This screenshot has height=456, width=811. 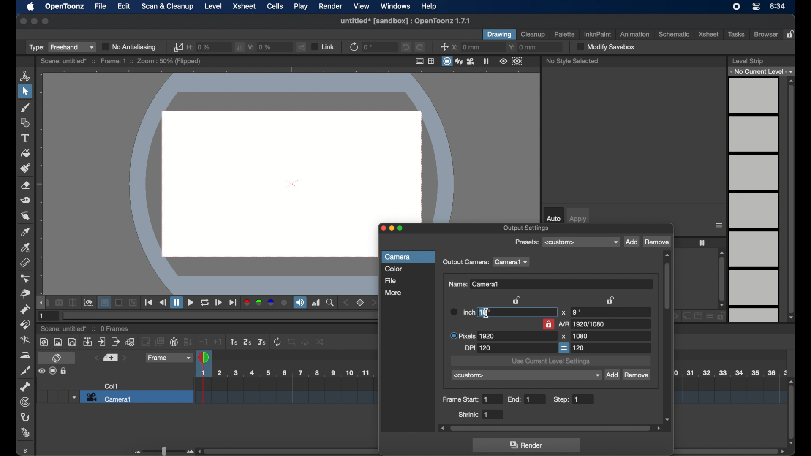 What do you see at coordinates (473, 336) in the screenshot?
I see `pixels` at bounding box center [473, 336].